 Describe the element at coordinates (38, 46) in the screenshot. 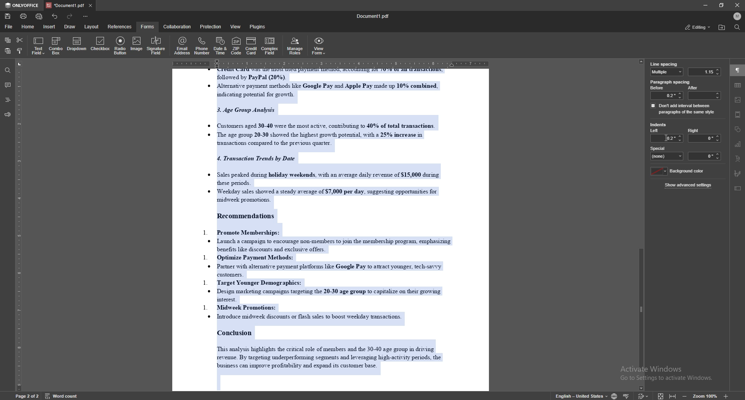

I see `text field` at that location.